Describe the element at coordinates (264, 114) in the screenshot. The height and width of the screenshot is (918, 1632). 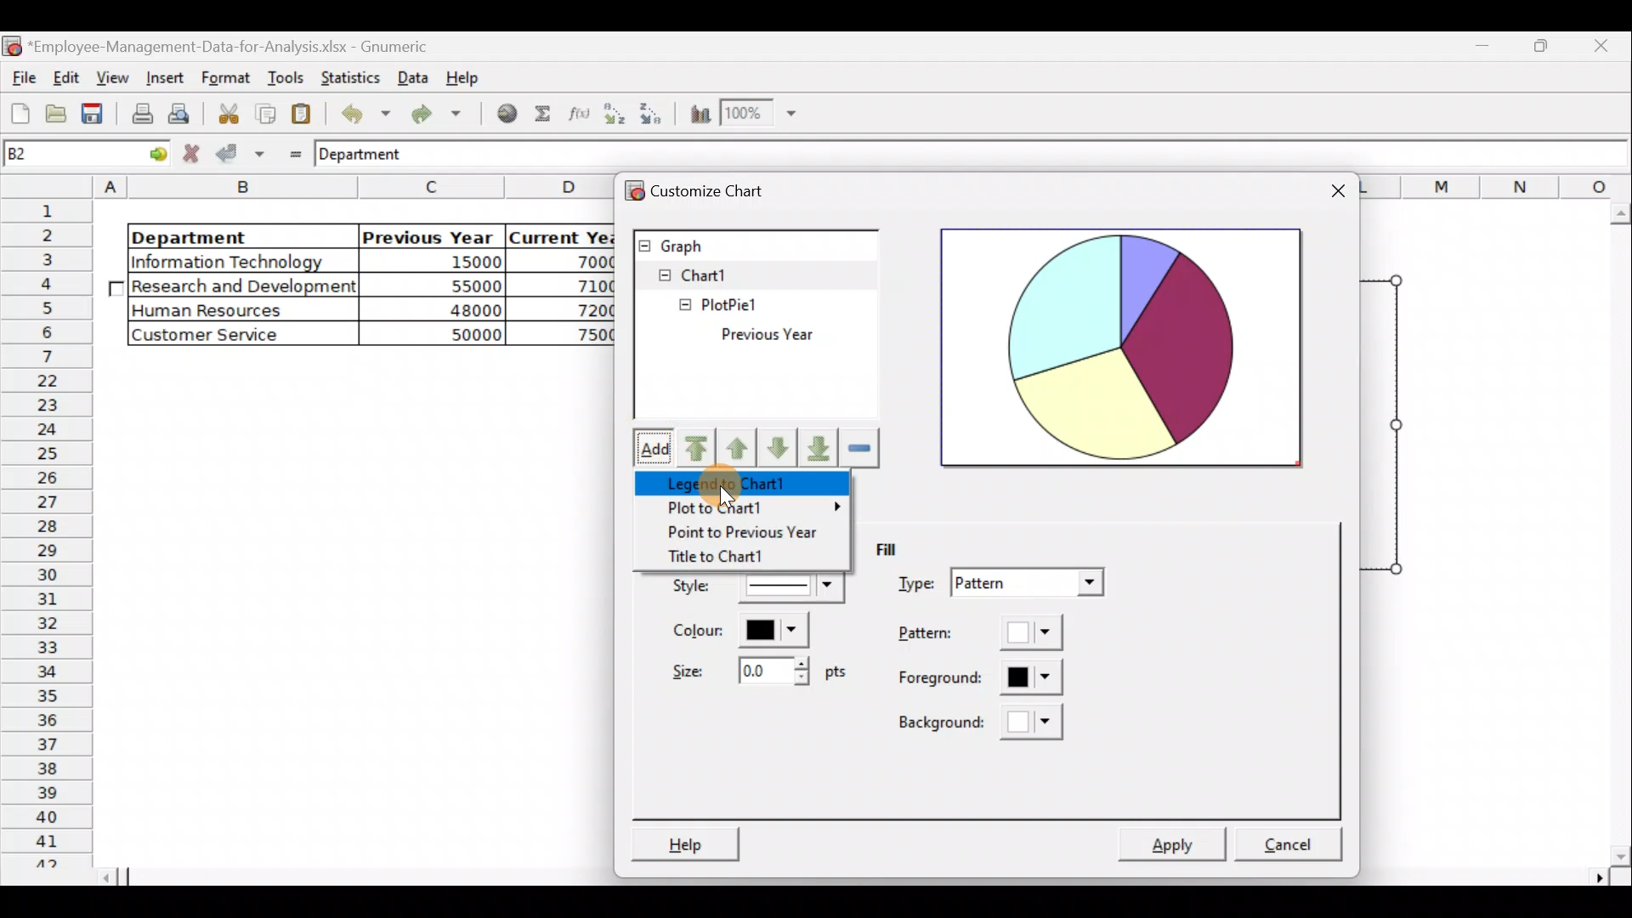
I see `Copy the selection` at that location.